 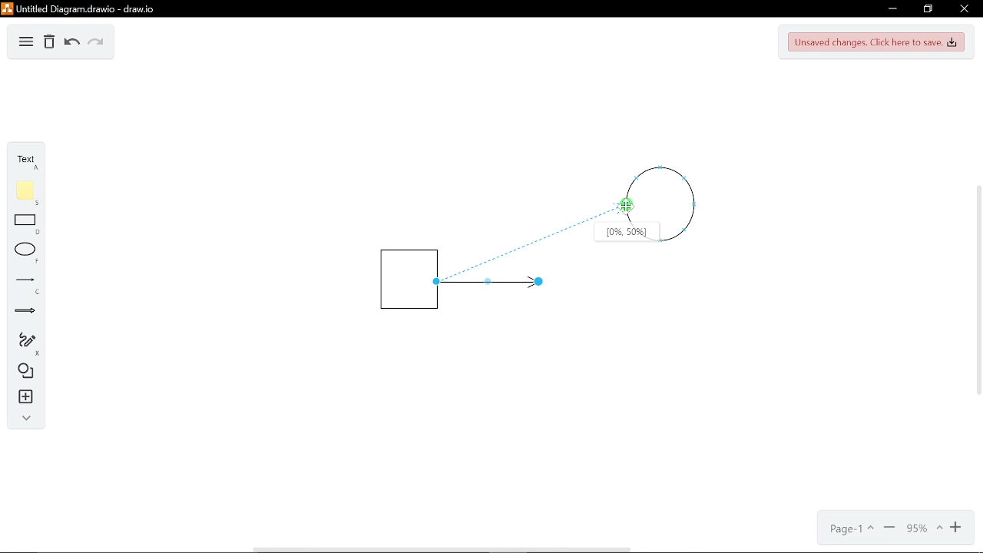 What do you see at coordinates (926, 9) in the screenshot?
I see `restore down` at bounding box center [926, 9].